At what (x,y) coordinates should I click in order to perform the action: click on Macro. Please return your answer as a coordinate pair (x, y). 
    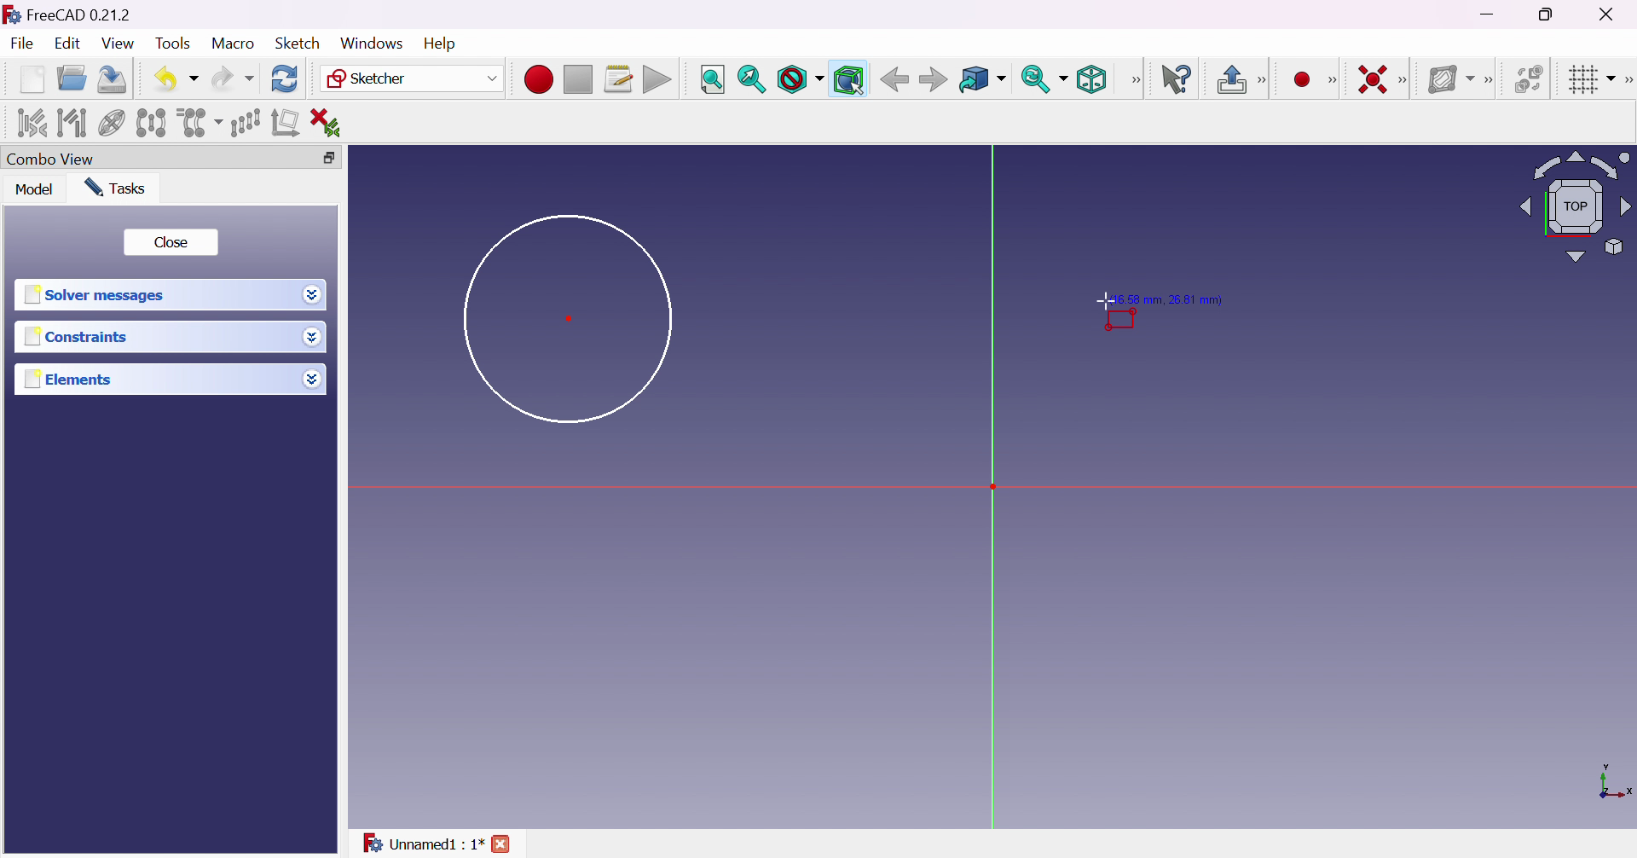
    Looking at the image, I should click on (234, 43).